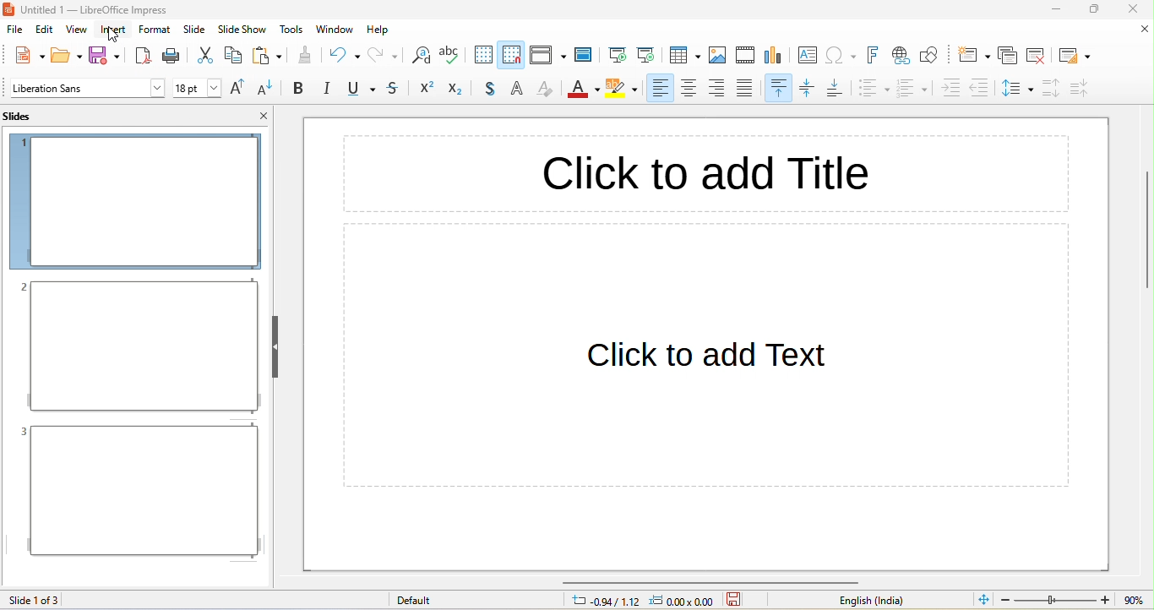 The image size is (1154, 610). What do you see at coordinates (879, 601) in the screenshot?
I see `text language` at bounding box center [879, 601].